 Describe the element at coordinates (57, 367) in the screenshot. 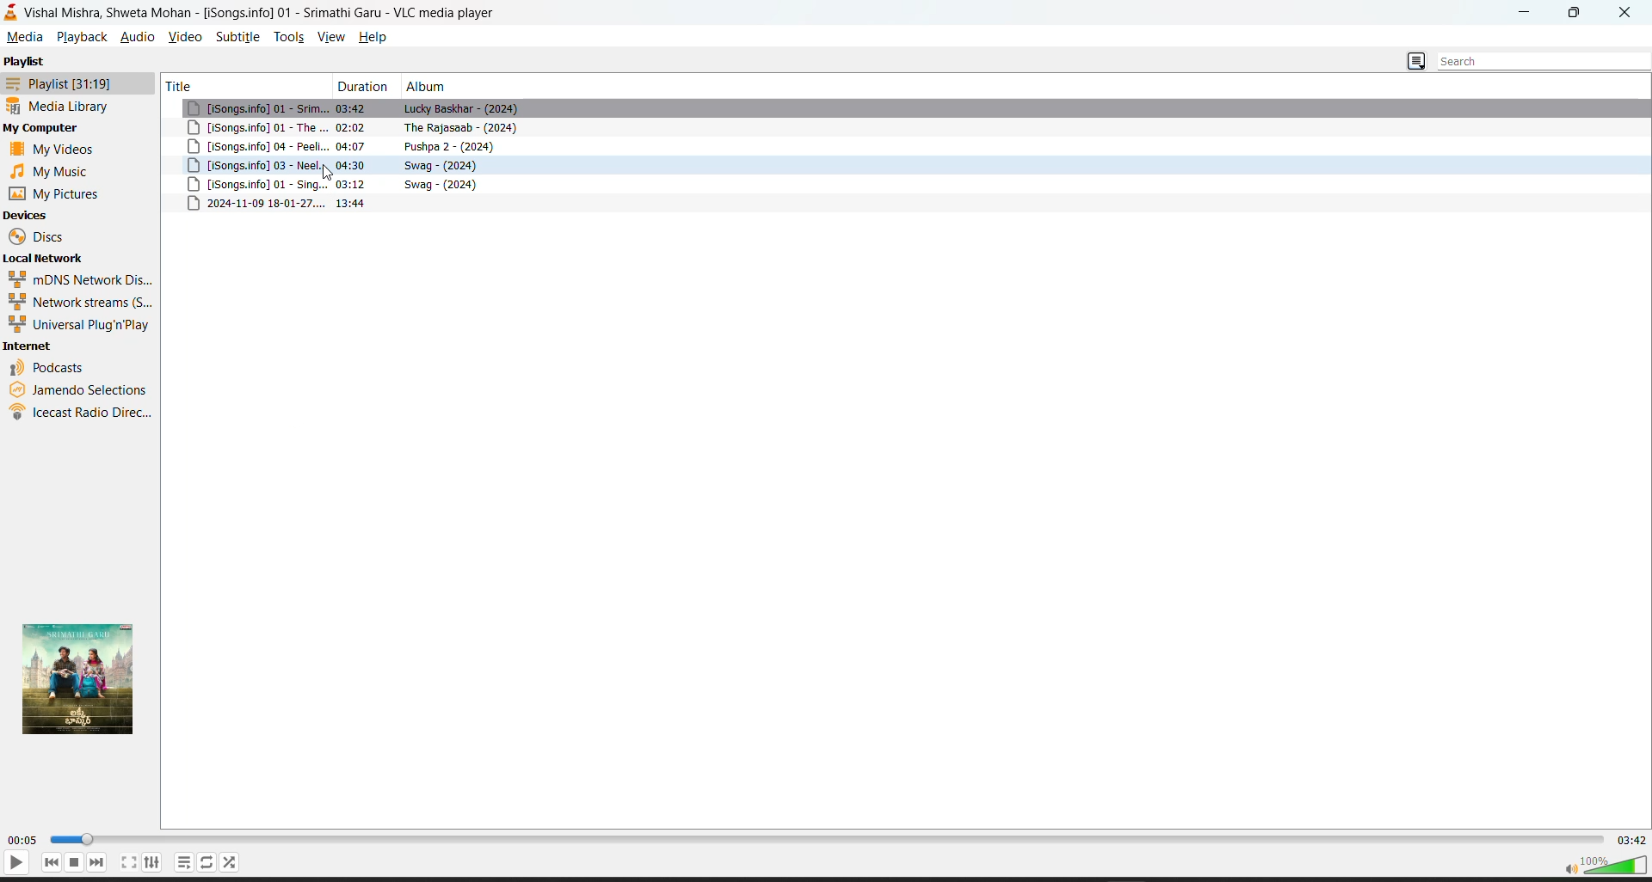

I see `podcast` at that location.